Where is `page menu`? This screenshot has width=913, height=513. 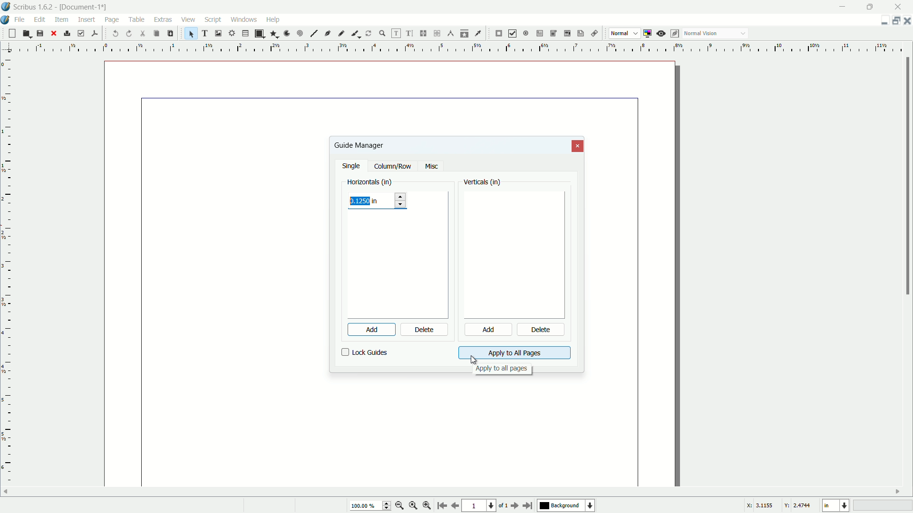 page menu is located at coordinates (112, 18).